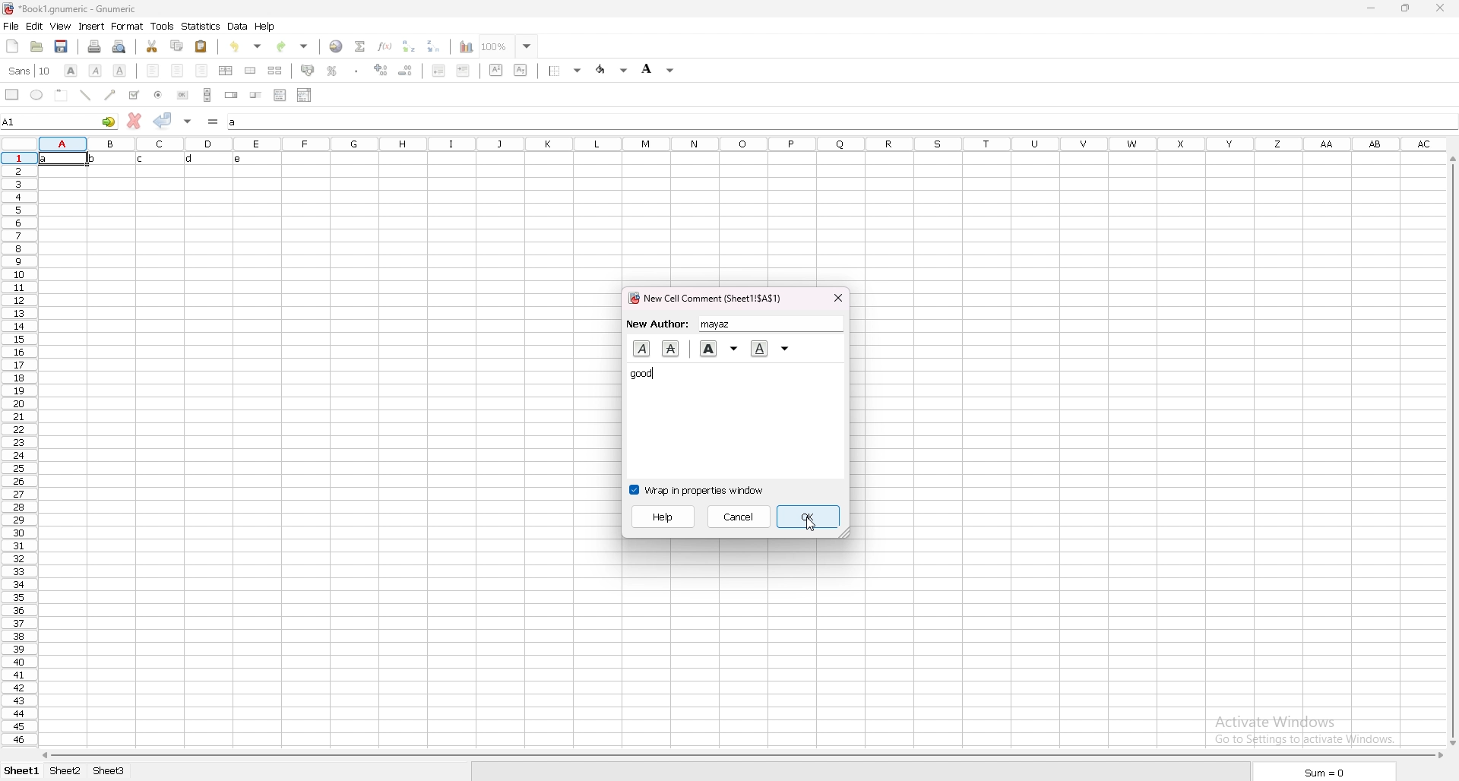  What do you see at coordinates (134, 95) in the screenshot?
I see `tickbox` at bounding box center [134, 95].